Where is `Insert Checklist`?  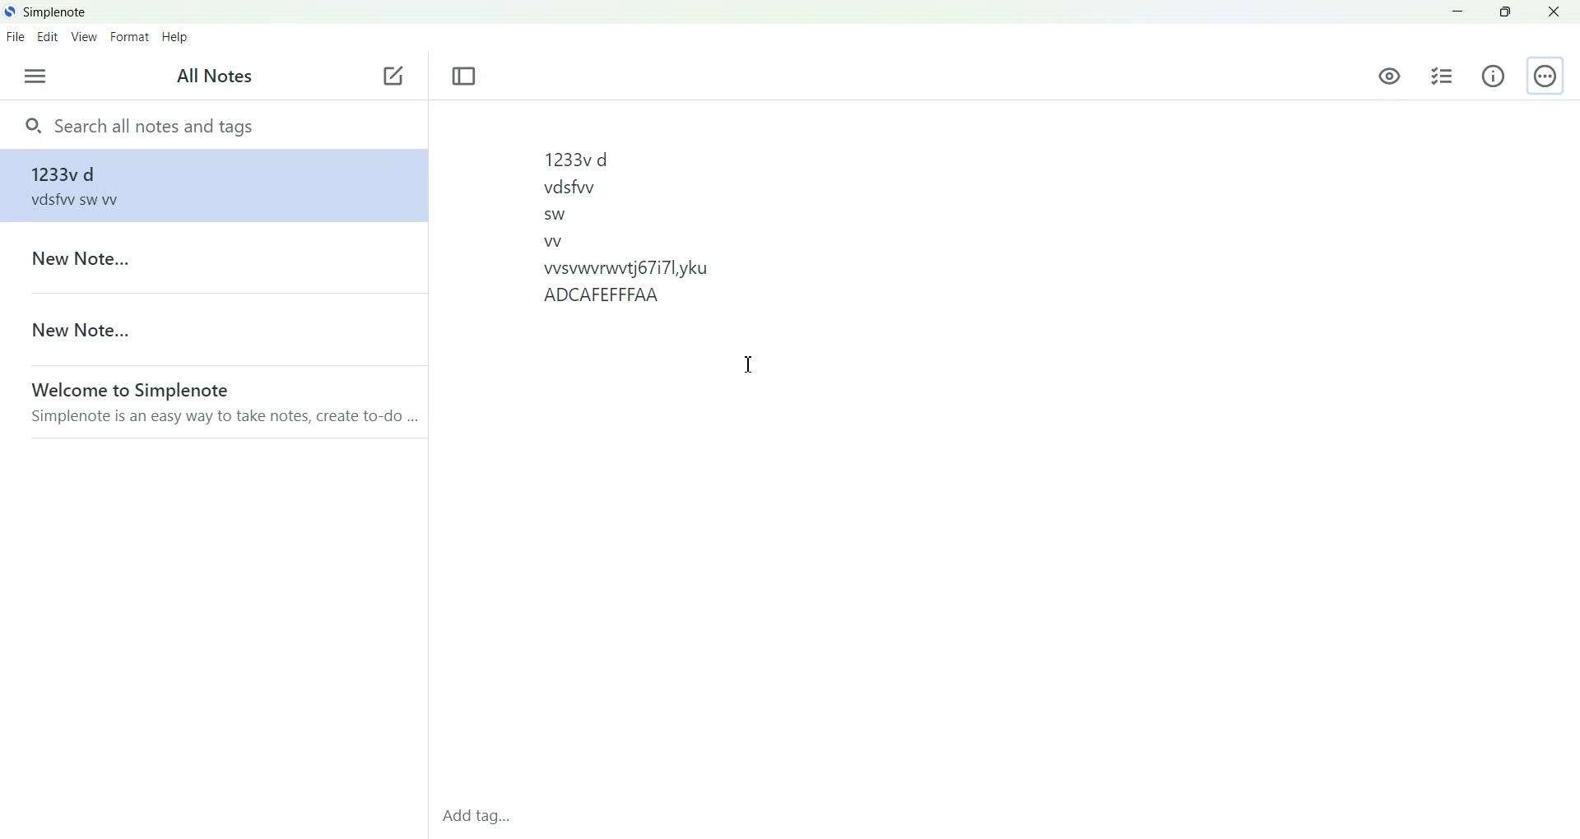 Insert Checklist is located at coordinates (1442, 76).